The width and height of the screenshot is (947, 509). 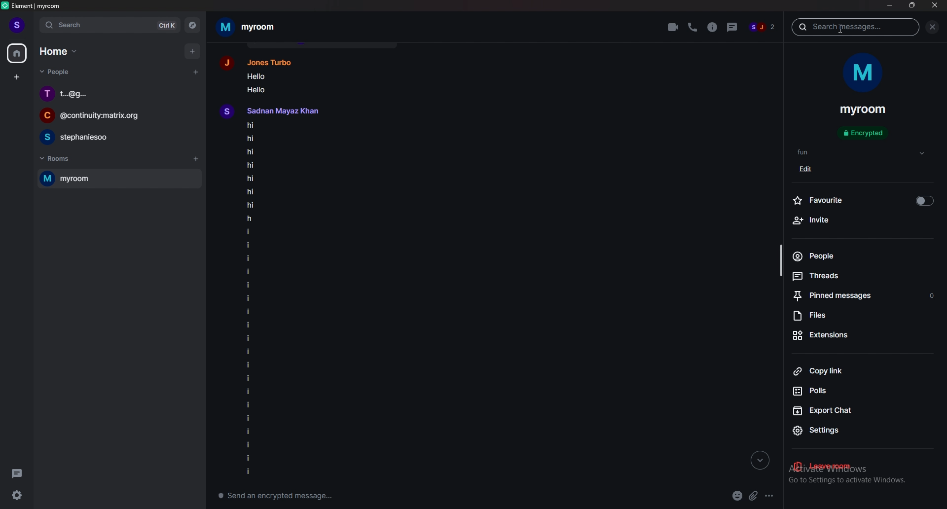 What do you see at coordinates (56, 73) in the screenshot?
I see `people` at bounding box center [56, 73].